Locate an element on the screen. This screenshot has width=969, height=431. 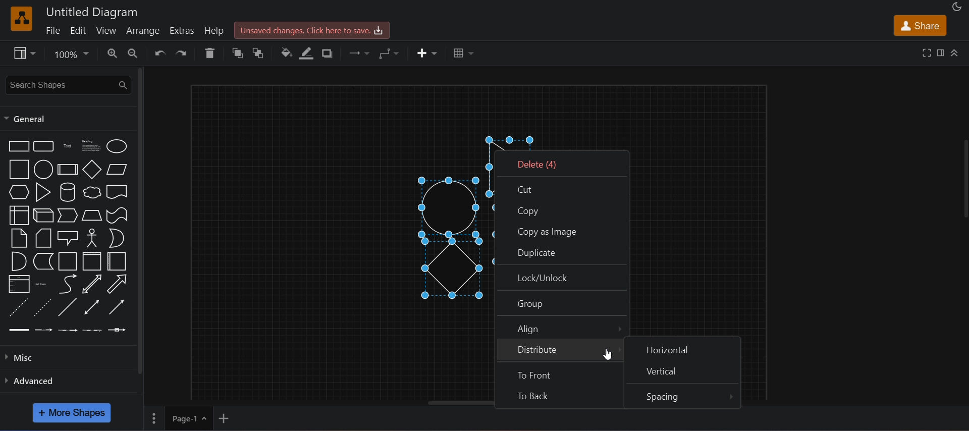
insert is located at coordinates (426, 52).